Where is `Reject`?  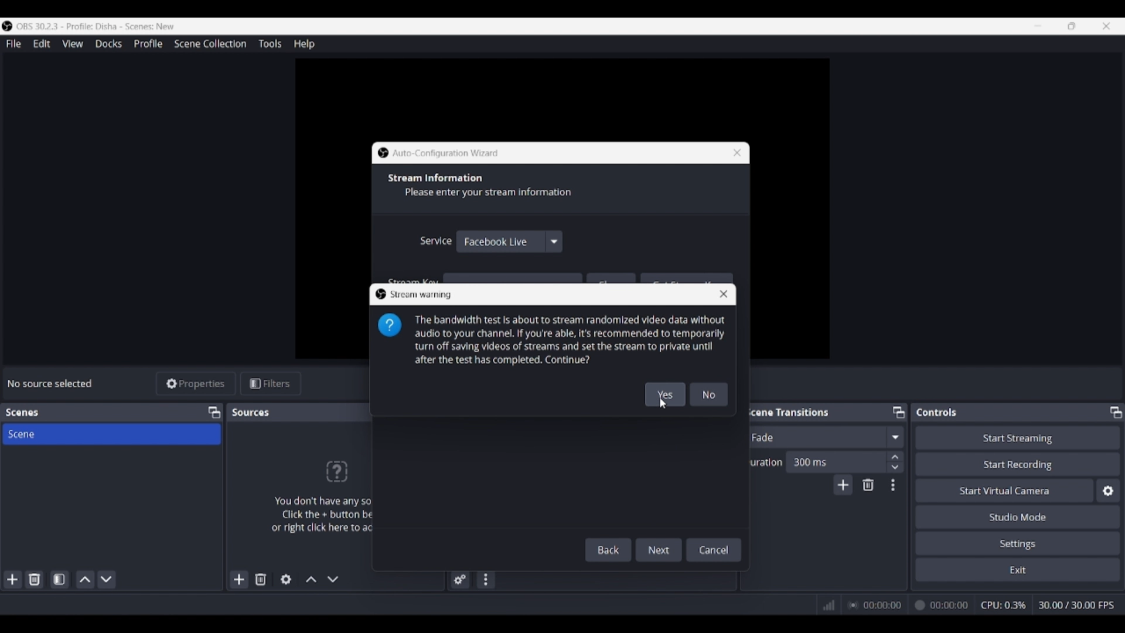
Reject is located at coordinates (709, 394).